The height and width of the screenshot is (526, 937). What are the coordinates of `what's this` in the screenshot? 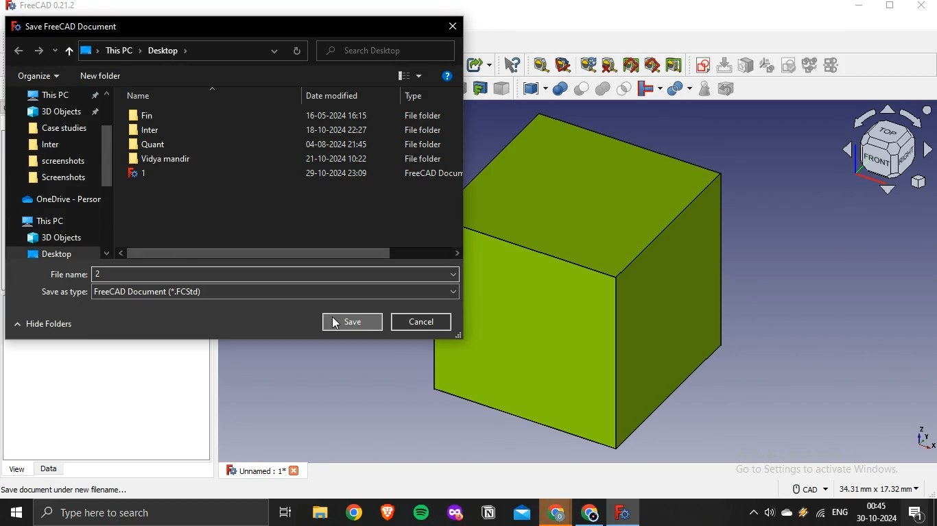 It's located at (512, 65).